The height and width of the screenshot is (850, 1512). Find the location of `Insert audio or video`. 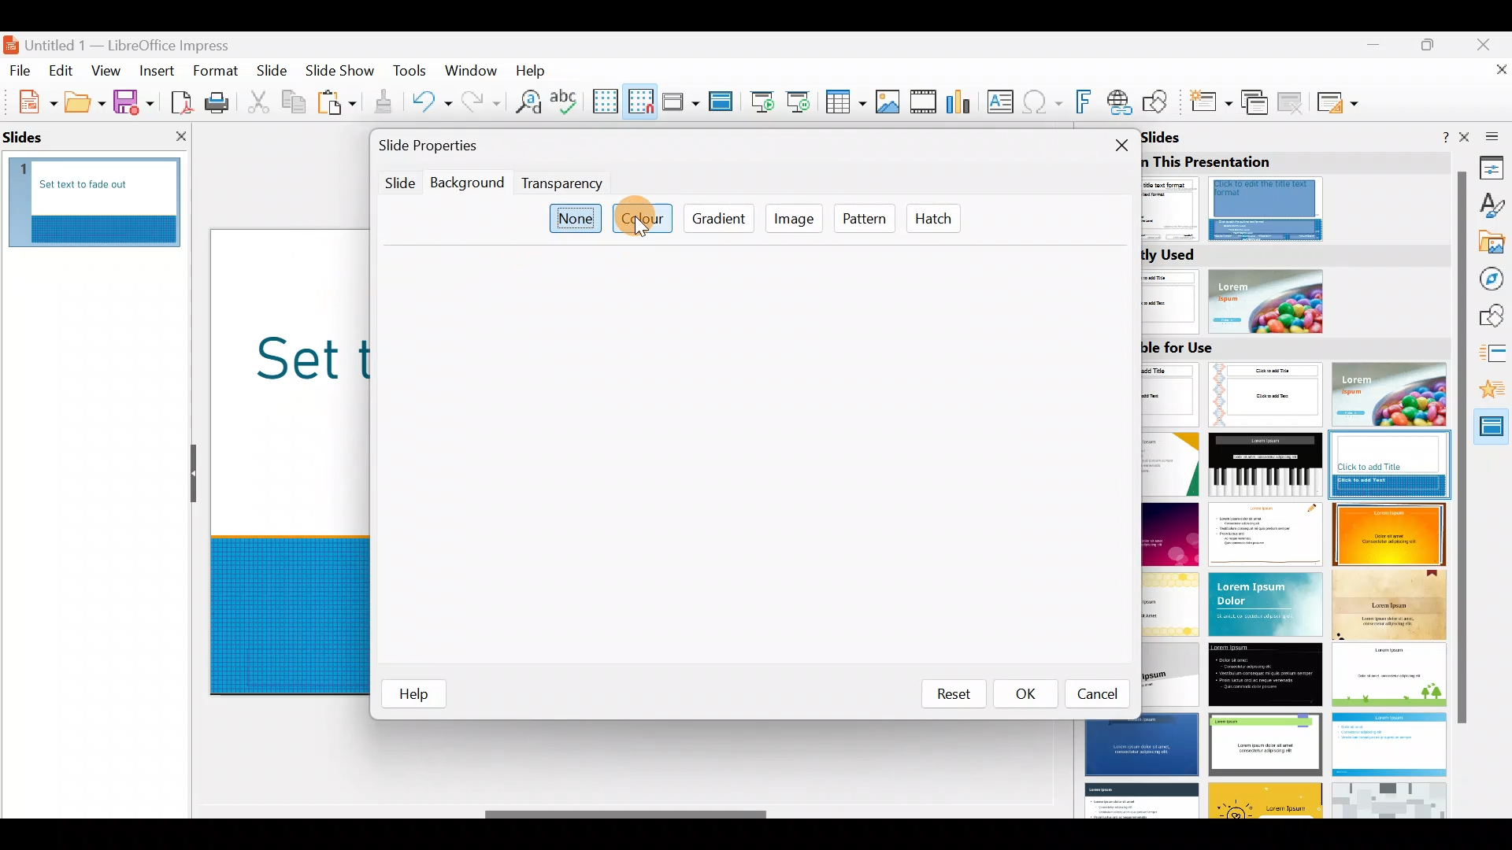

Insert audio or video is located at coordinates (924, 105).